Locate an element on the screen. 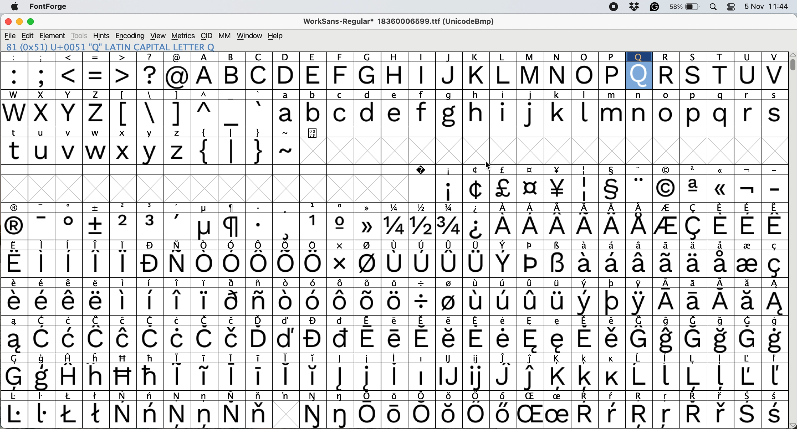 Image resolution: width=797 pixels, height=429 pixels. special characters is located at coordinates (394, 262).